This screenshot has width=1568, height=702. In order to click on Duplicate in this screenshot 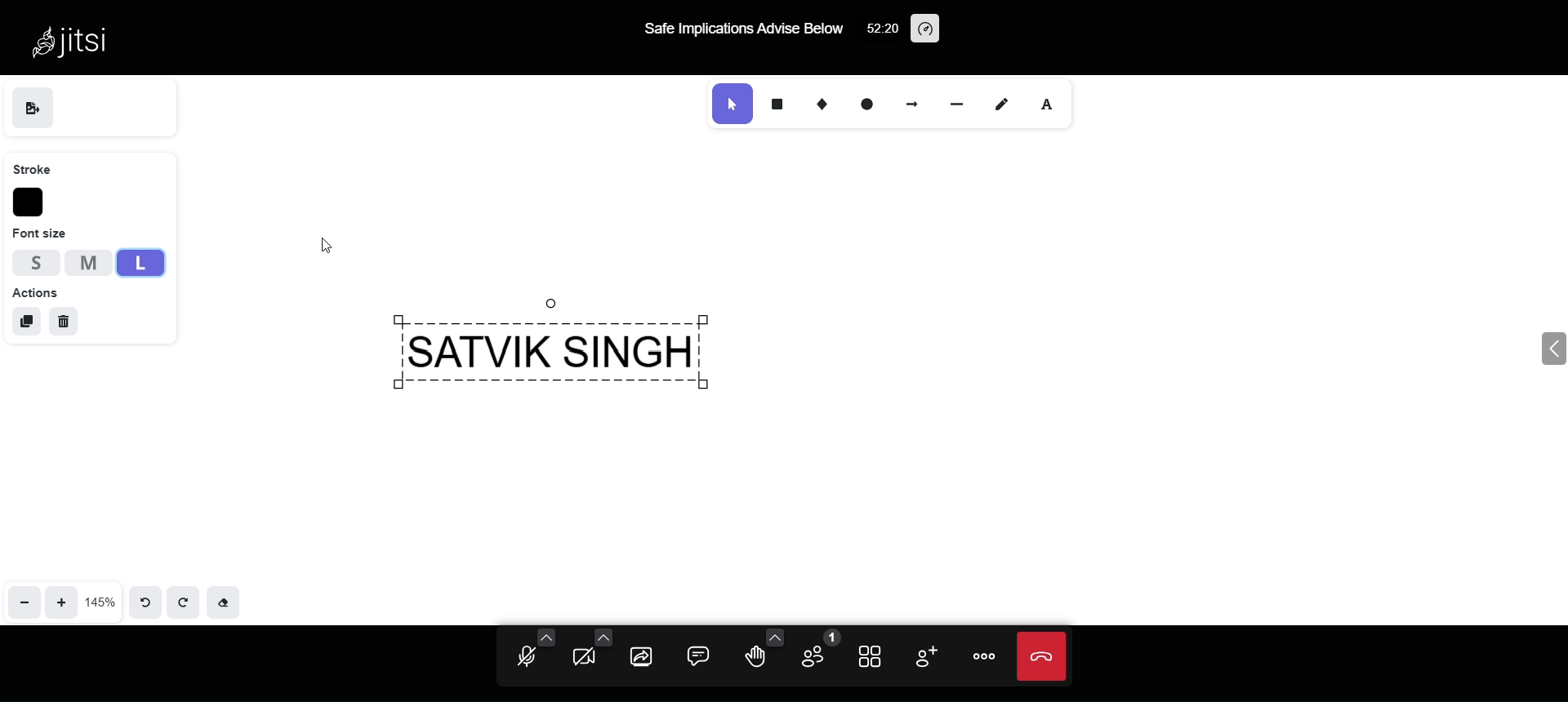, I will do `click(24, 319)`.